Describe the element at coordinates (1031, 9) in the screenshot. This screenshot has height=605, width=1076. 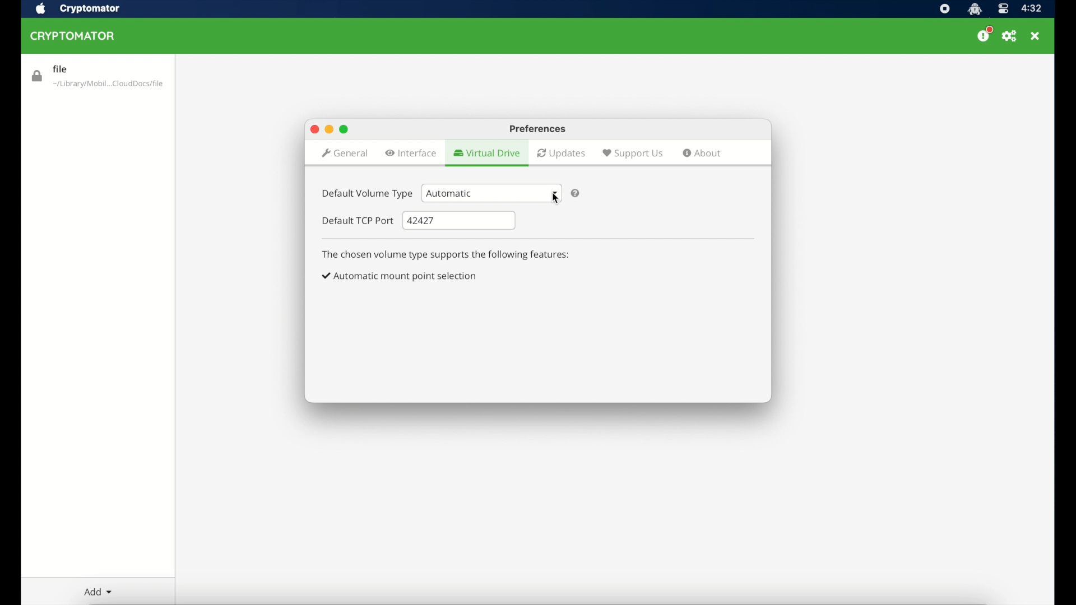
I see `time` at that location.